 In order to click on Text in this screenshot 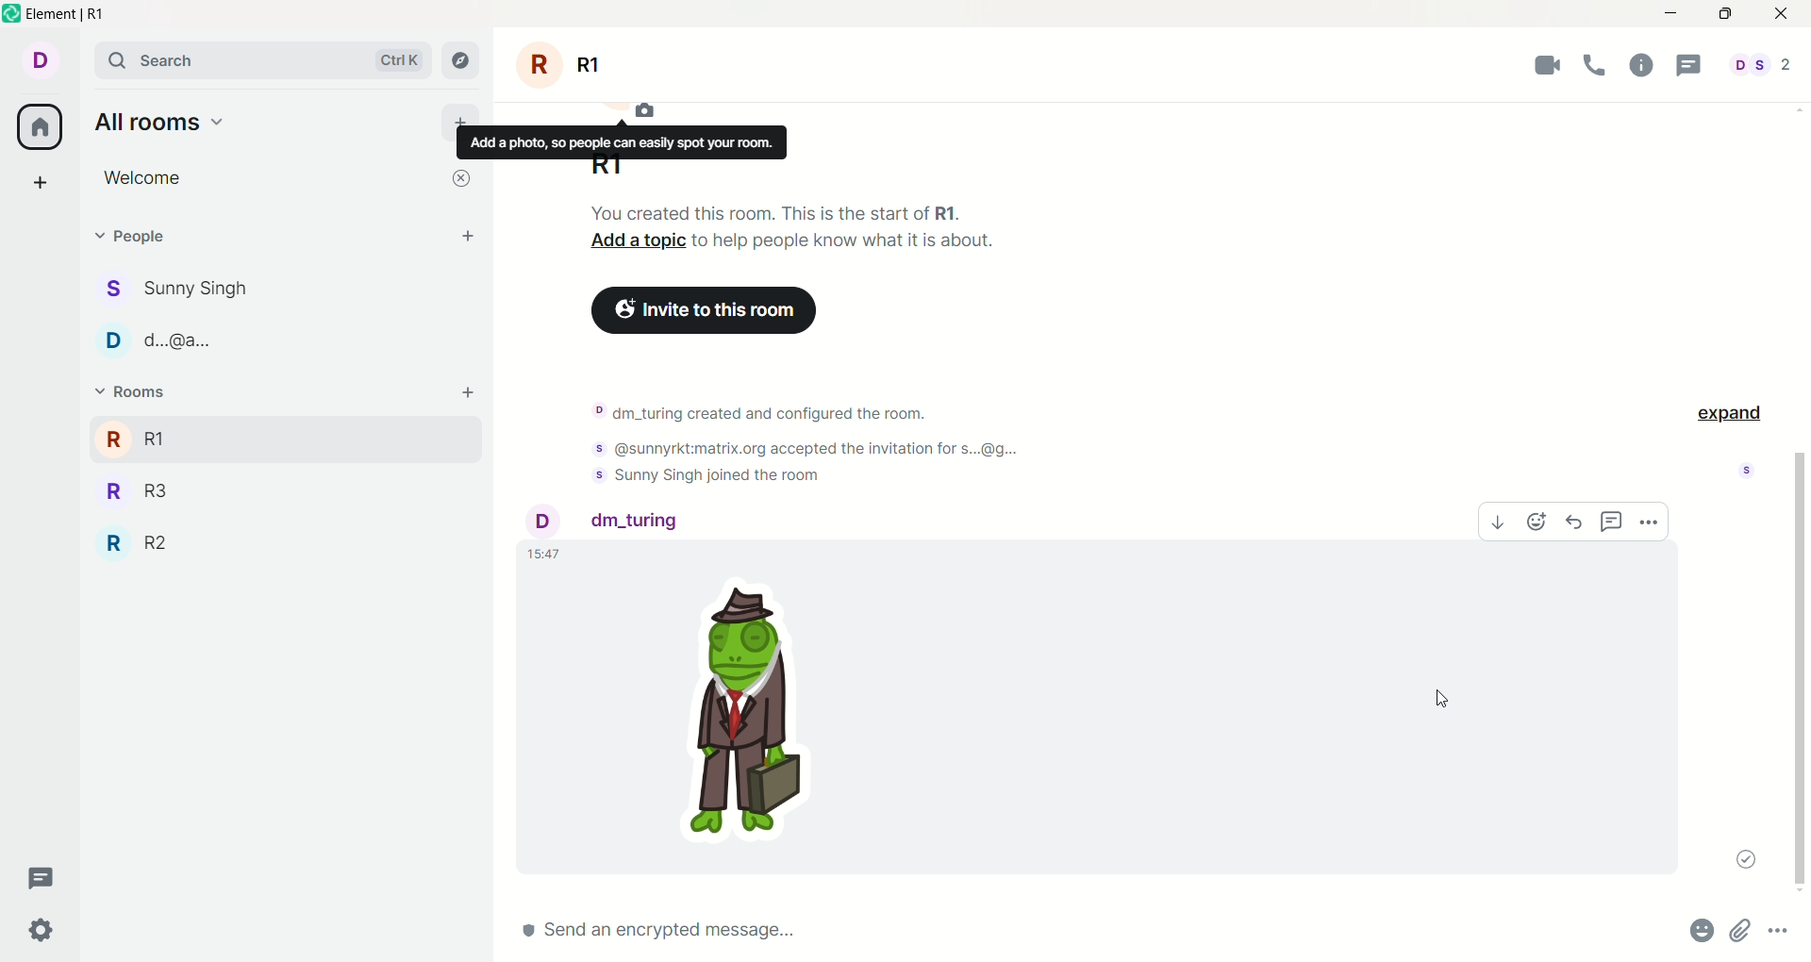, I will do `click(845, 240)`.